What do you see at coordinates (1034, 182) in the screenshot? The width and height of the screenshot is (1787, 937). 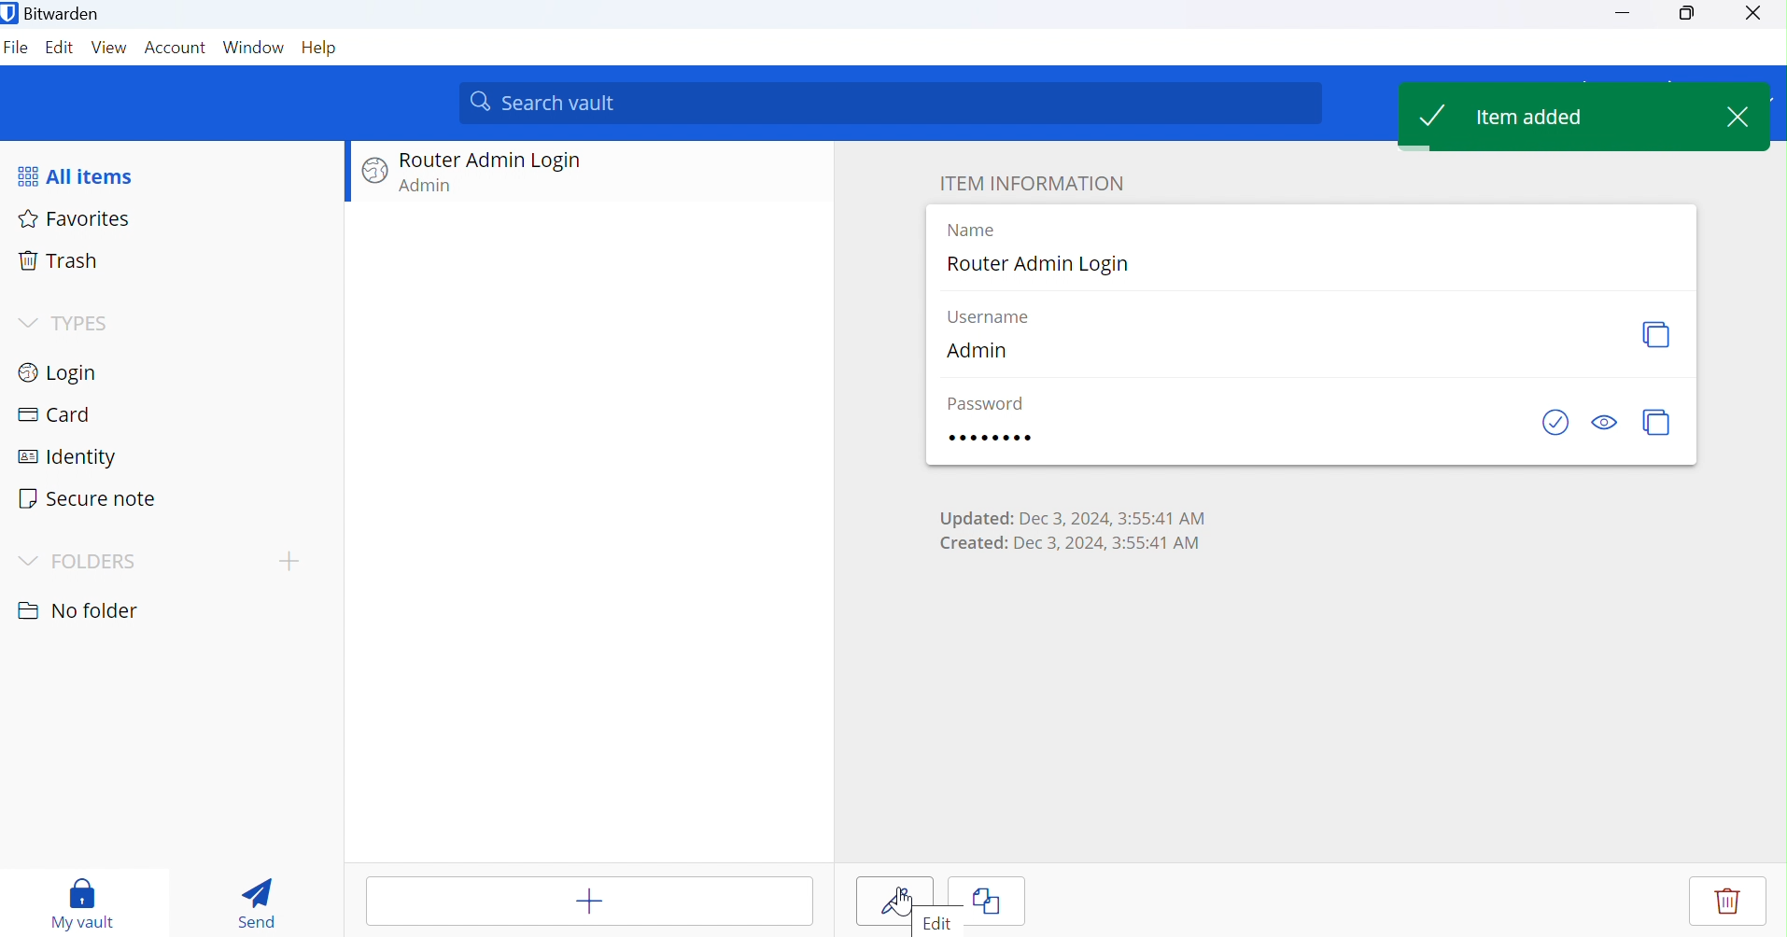 I see `ITEM INFORMATION` at bounding box center [1034, 182].